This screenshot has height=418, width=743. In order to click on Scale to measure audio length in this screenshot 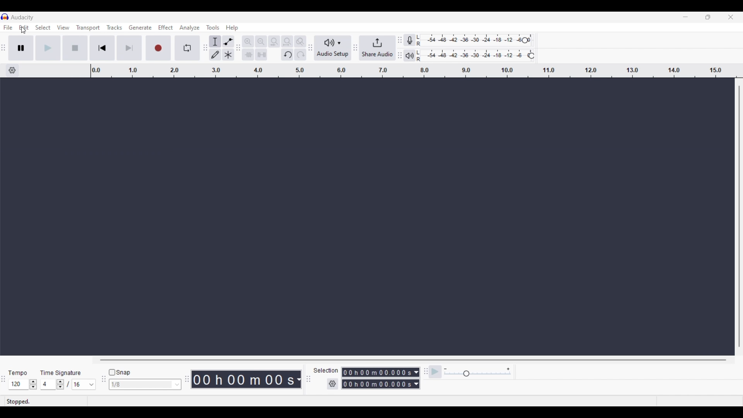, I will do `click(417, 71)`.